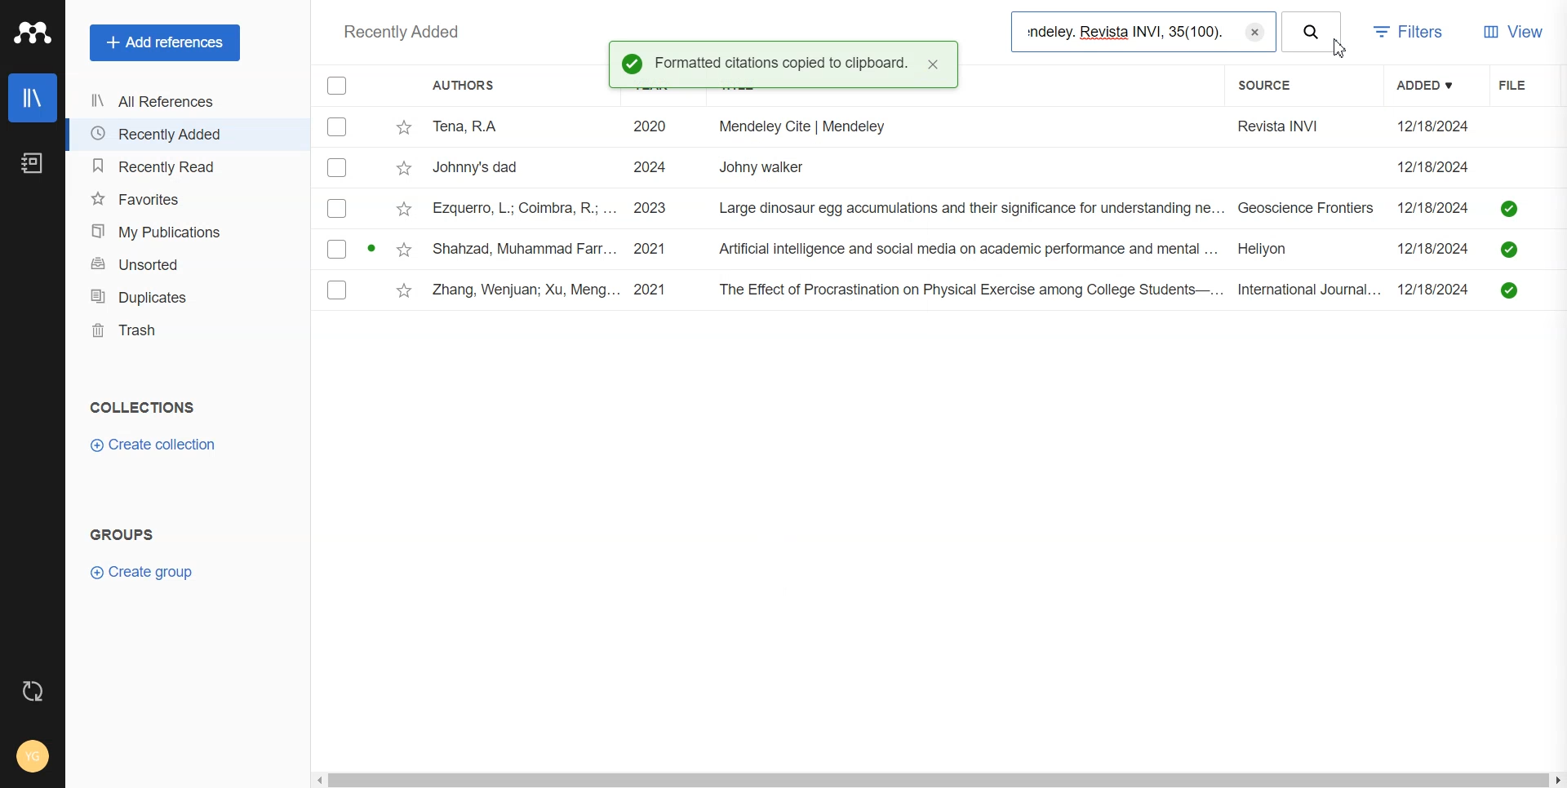 This screenshot has width=1567, height=788. What do you see at coordinates (189, 264) in the screenshot?
I see `Unsorted` at bounding box center [189, 264].